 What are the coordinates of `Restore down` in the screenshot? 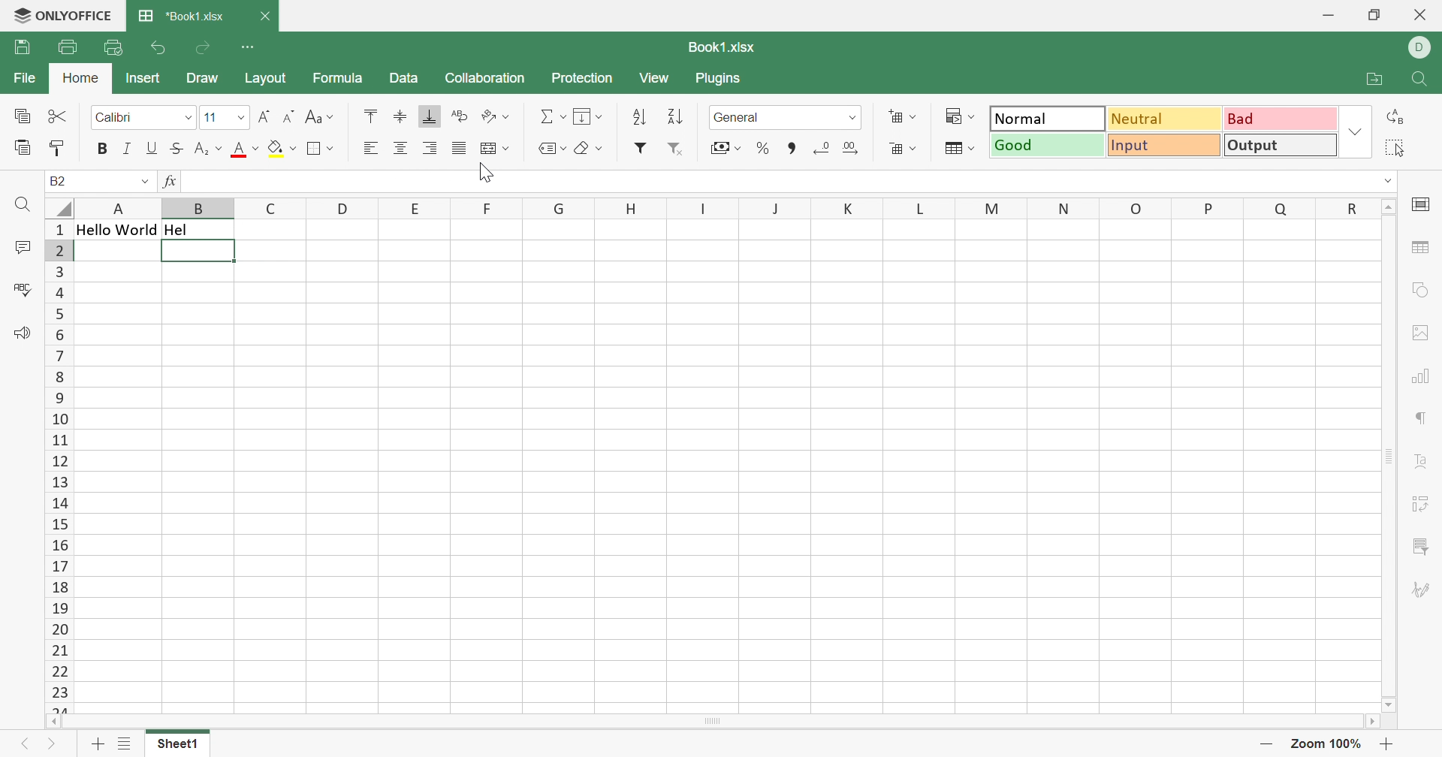 It's located at (1373, 16).